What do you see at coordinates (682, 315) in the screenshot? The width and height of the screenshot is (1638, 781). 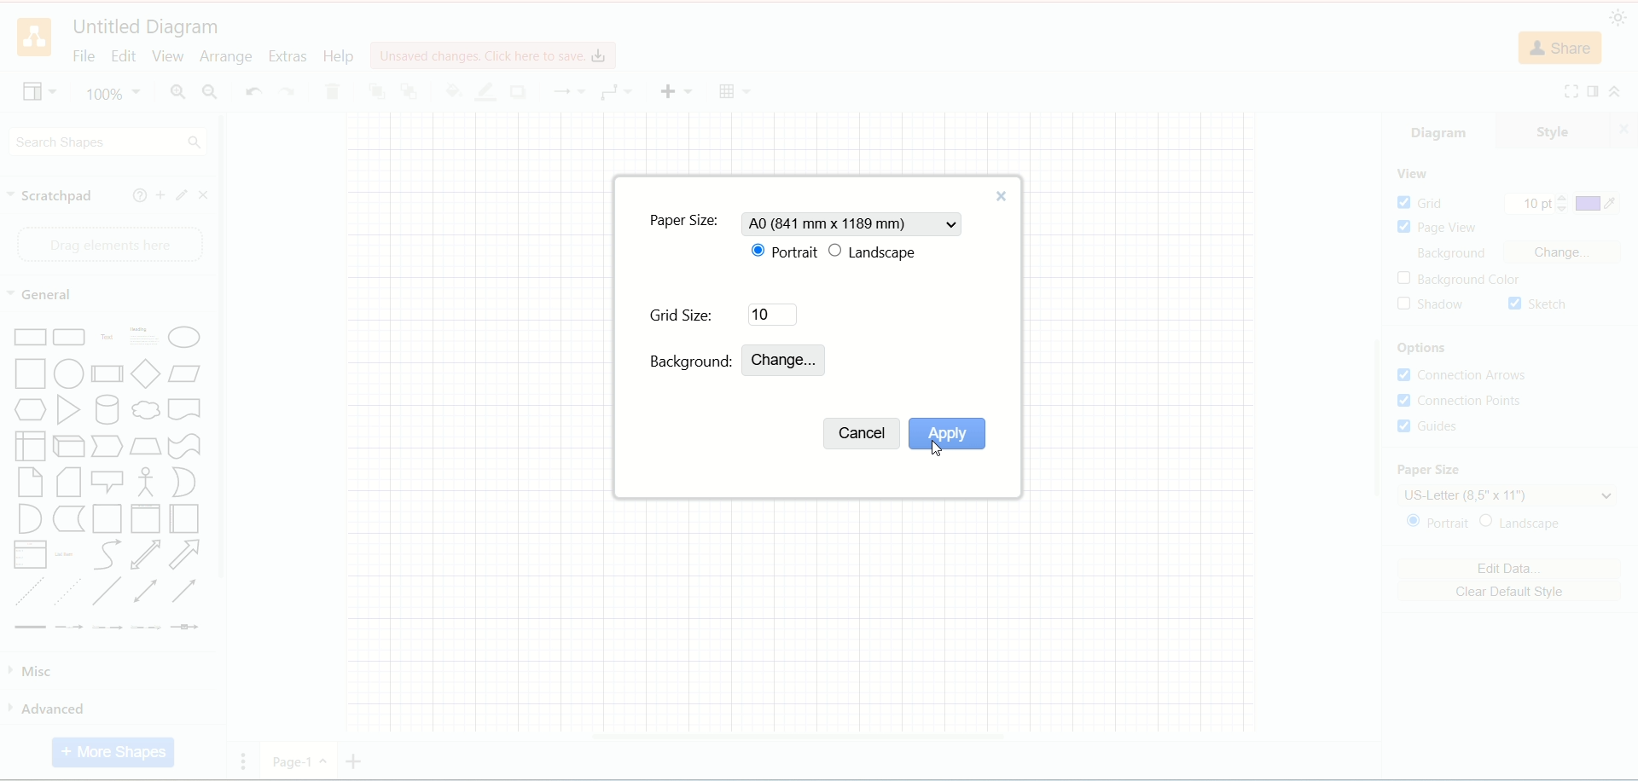 I see `grid size` at bounding box center [682, 315].